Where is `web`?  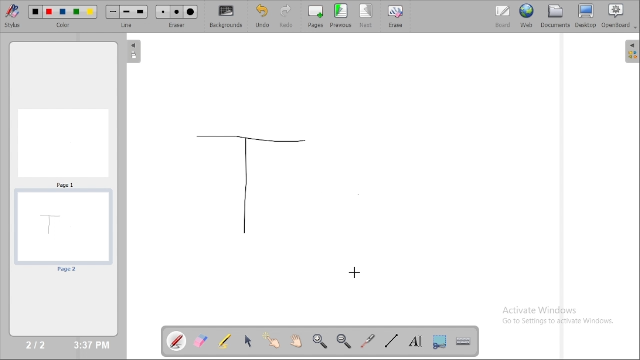 web is located at coordinates (527, 15).